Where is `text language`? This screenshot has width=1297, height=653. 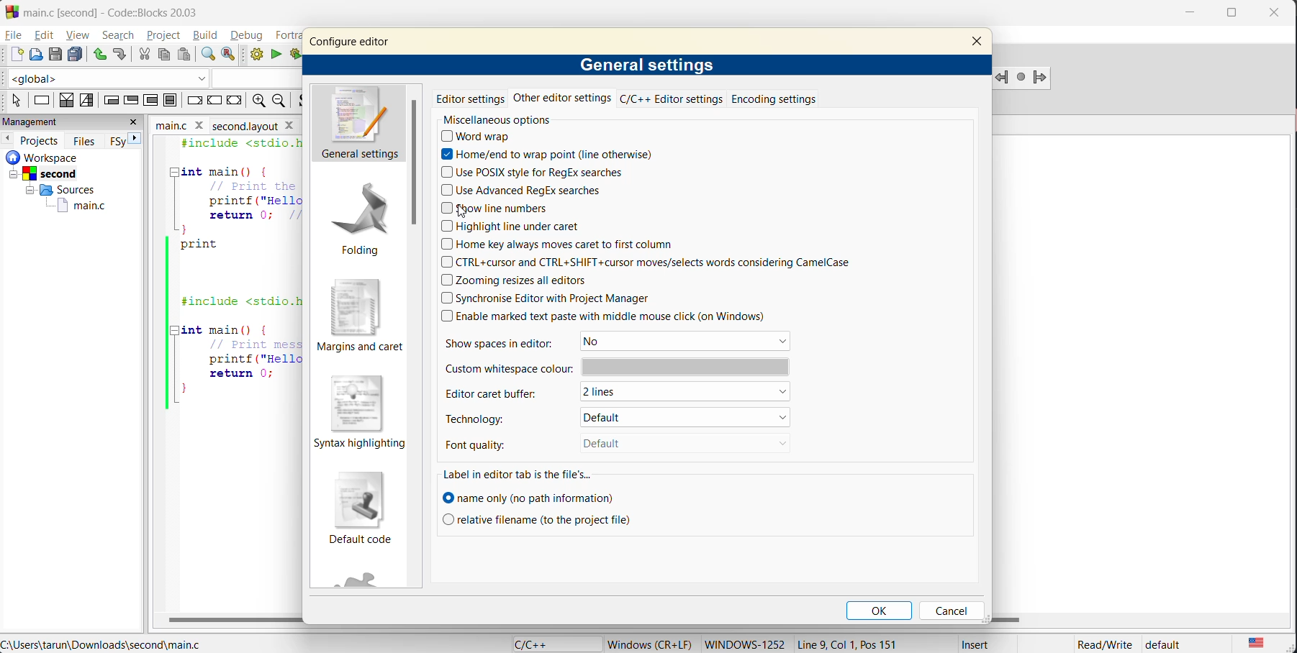
text language is located at coordinates (1255, 642).